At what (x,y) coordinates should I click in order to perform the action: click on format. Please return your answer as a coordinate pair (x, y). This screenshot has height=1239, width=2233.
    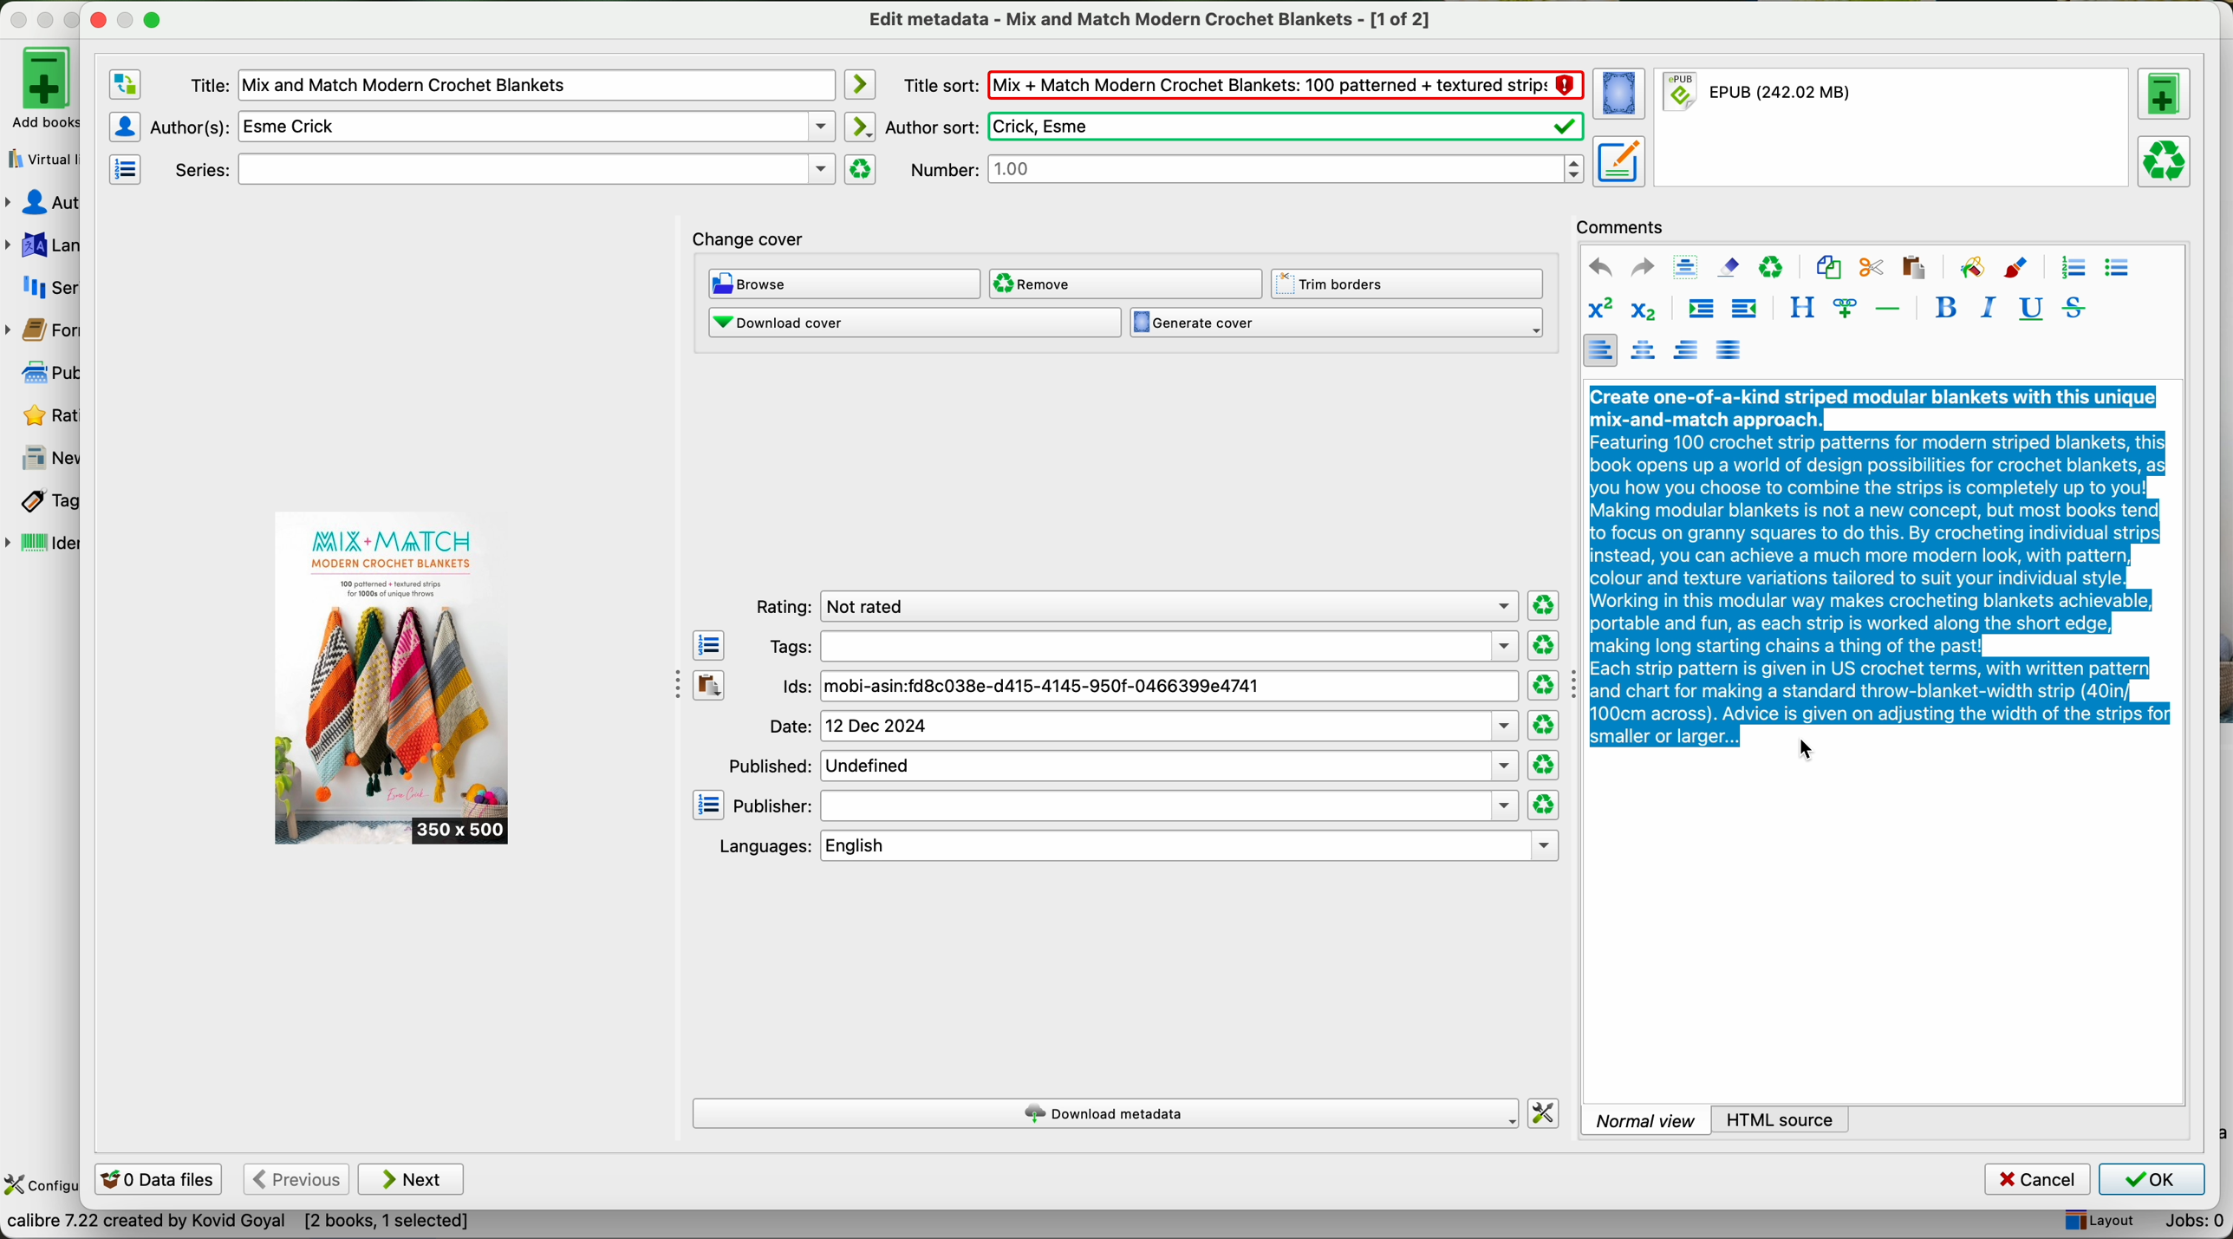
    Looking at the image, I should click on (1894, 128).